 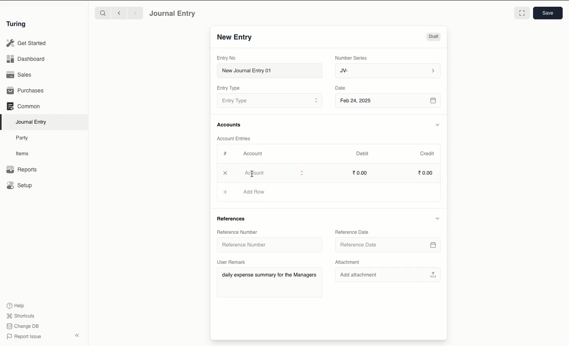 I want to click on Credit, so click(x=428, y=154).